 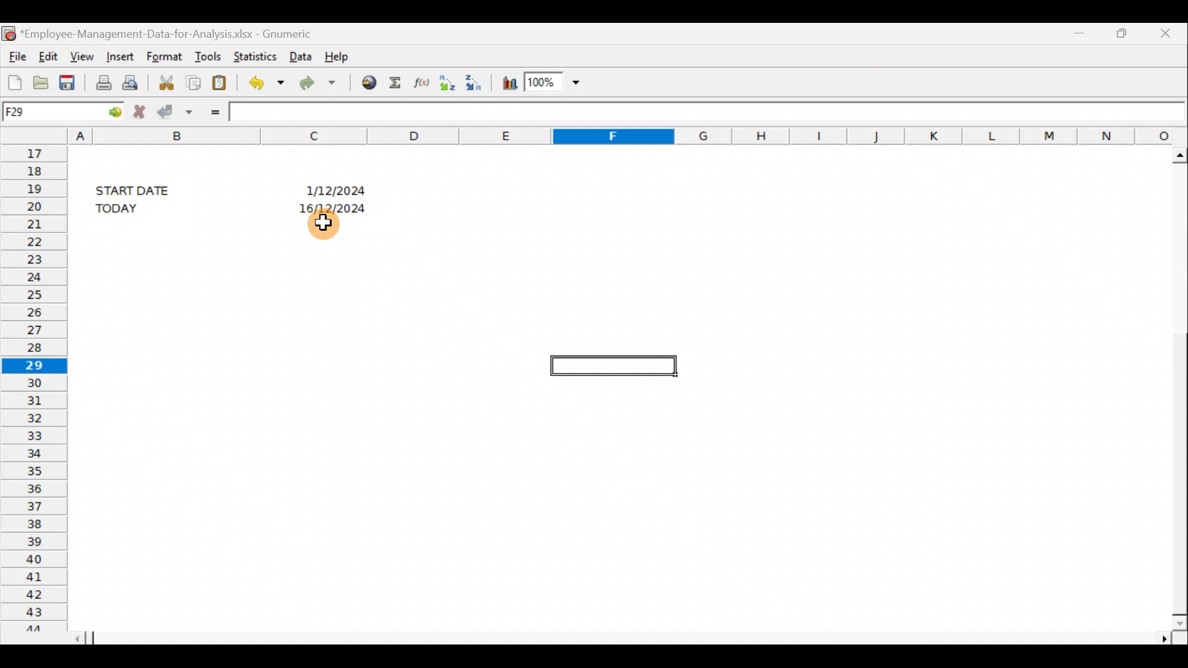 What do you see at coordinates (395, 83) in the screenshot?
I see `Sum into the current cell` at bounding box center [395, 83].